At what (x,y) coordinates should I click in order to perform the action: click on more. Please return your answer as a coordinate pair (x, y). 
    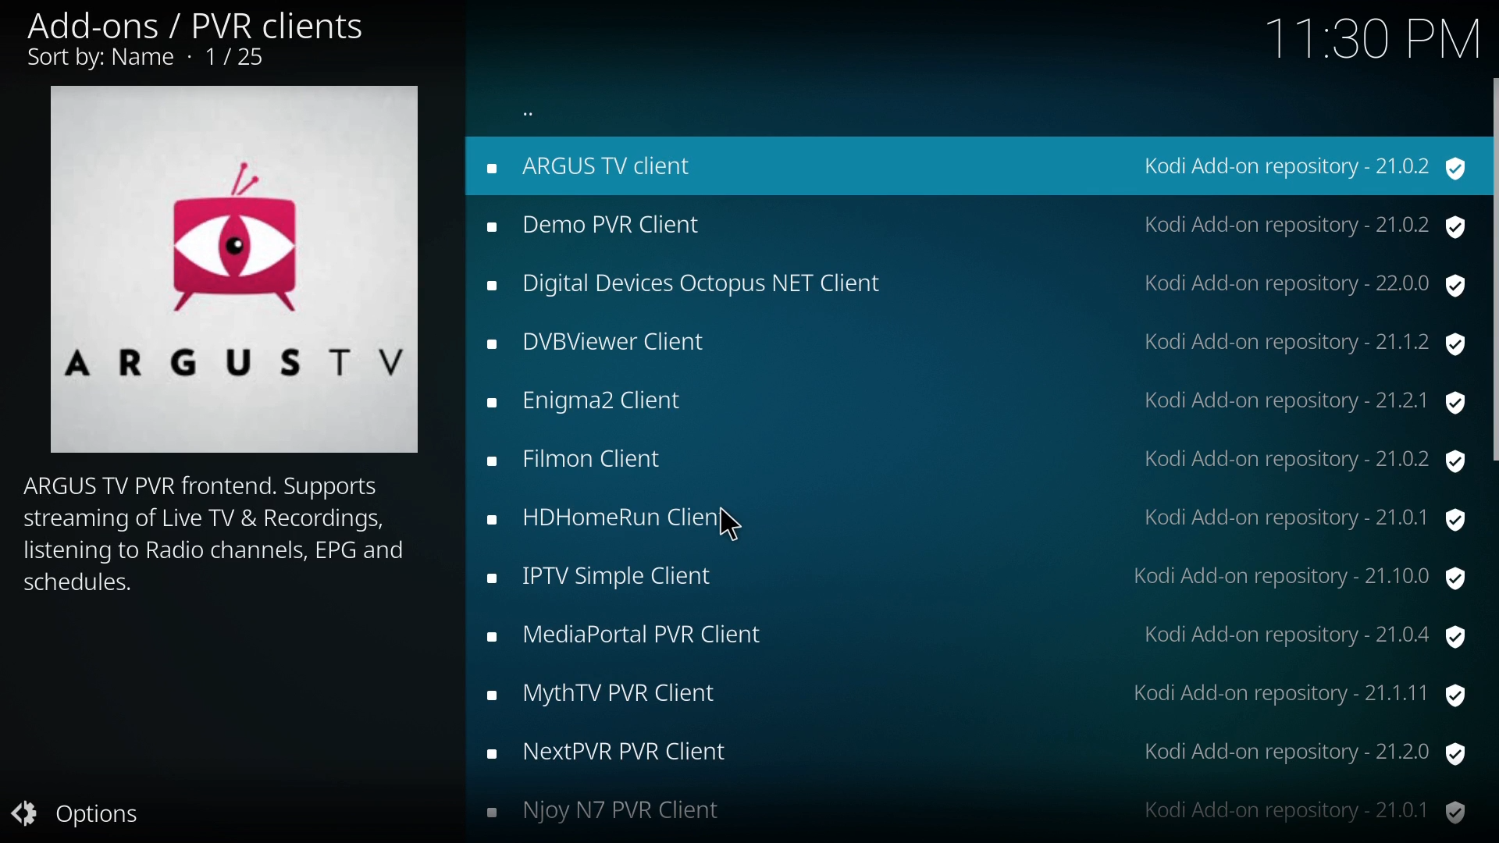
    Looking at the image, I should click on (537, 115).